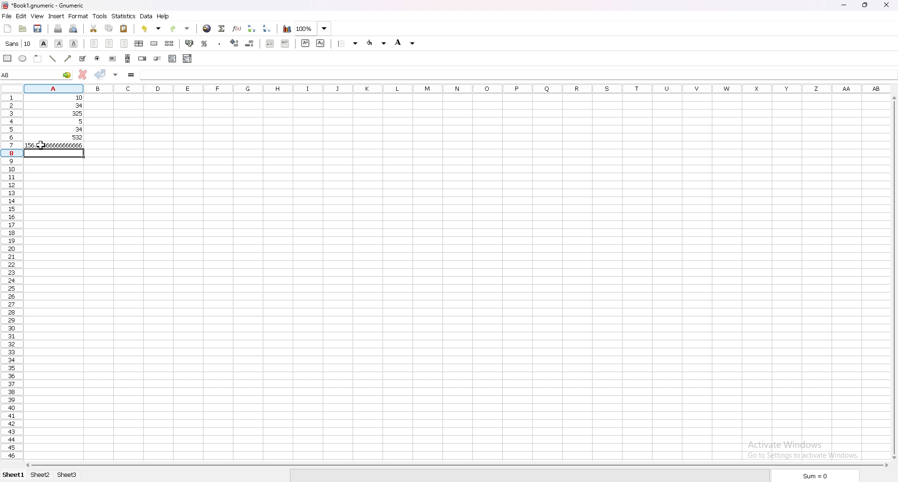 Image resolution: width=898 pixels, height=482 pixels. What do you see at coordinates (267, 28) in the screenshot?
I see `sort descending` at bounding box center [267, 28].